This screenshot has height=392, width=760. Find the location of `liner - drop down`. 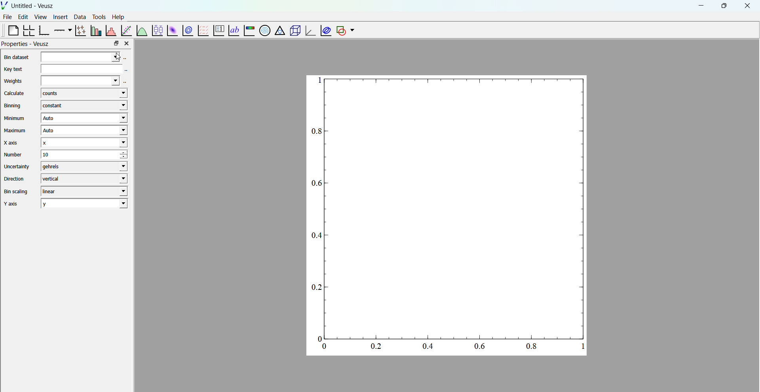

liner - drop down is located at coordinates (84, 191).